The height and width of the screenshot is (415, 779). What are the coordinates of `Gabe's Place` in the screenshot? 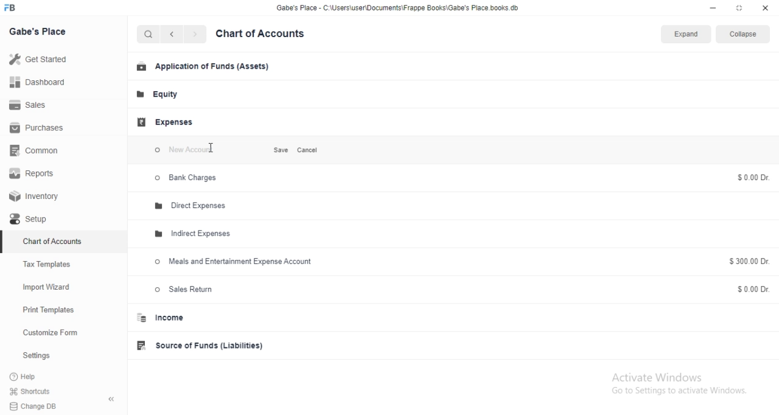 It's located at (43, 35).